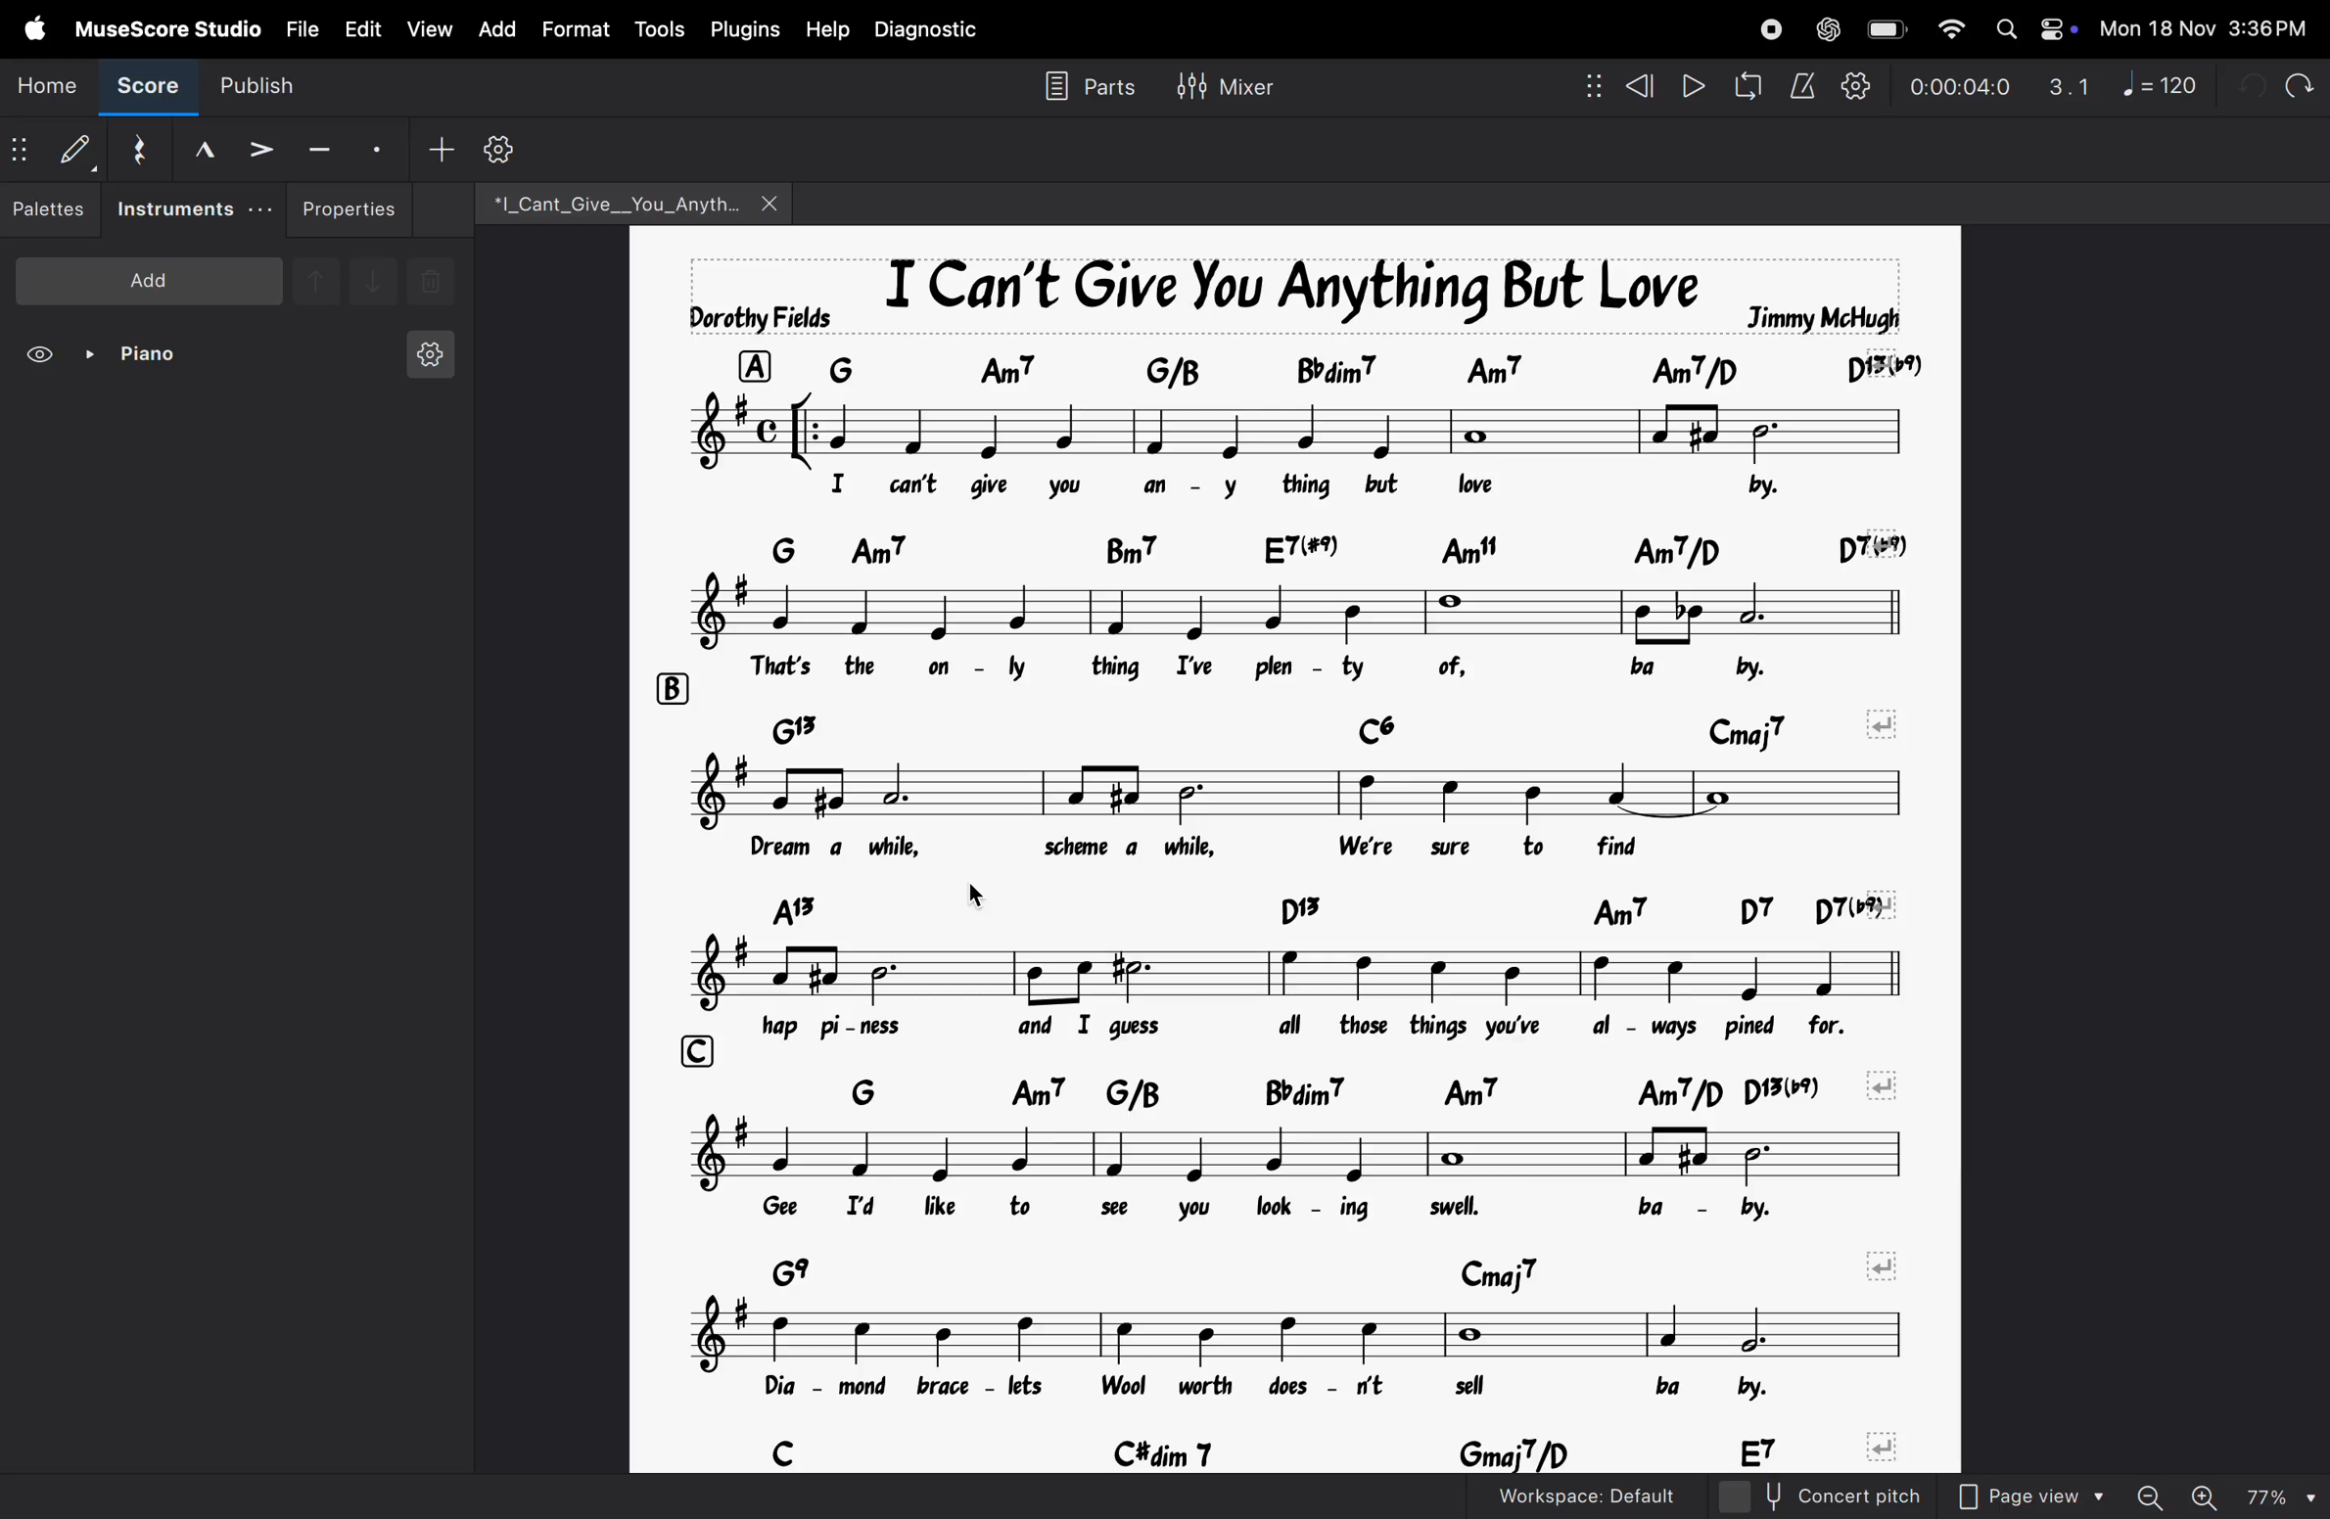 The width and height of the screenshot is (2330, 1519). I want to click on stacato, so click(376, 150).